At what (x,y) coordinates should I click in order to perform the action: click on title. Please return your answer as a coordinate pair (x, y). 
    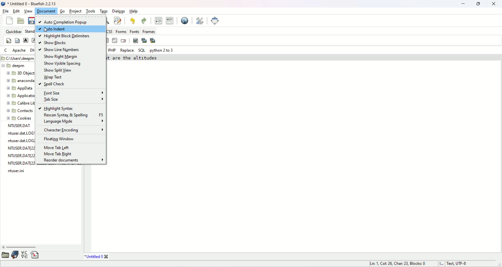
    Looking at the image, I should click on (32, 4).